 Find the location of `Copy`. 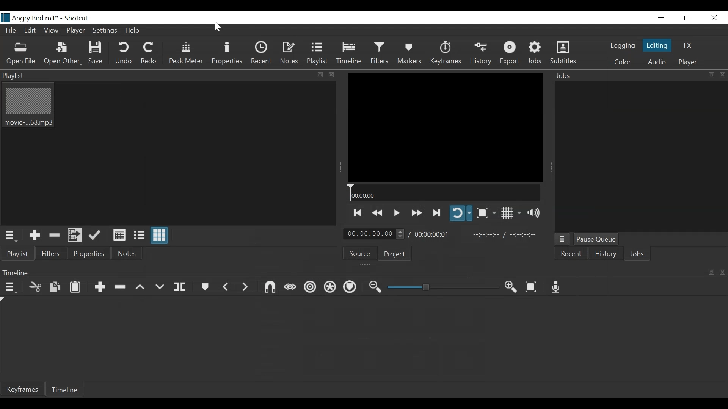

Copy is located at coordinates (55, 287).